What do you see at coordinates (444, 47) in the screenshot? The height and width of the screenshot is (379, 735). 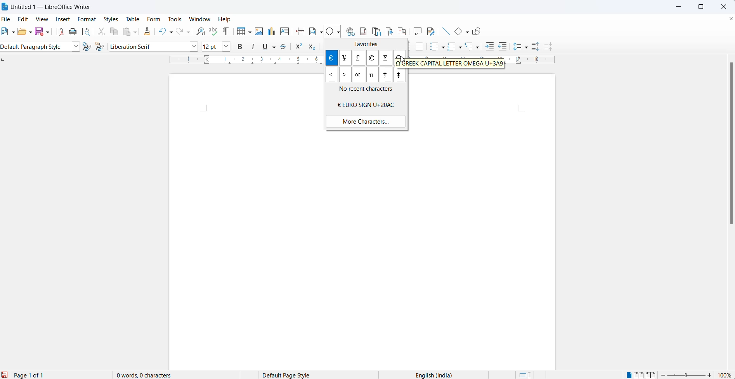 I see `toggle unordered list options` at bounding box center [444, 47].